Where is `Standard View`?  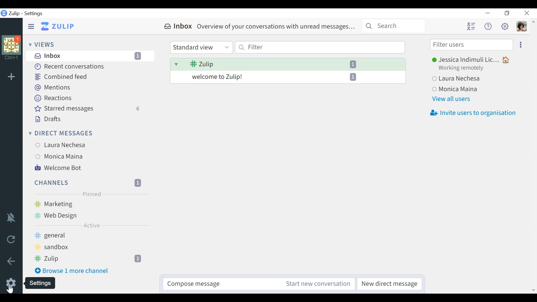
Standard View is located at coordinates (202, 48).